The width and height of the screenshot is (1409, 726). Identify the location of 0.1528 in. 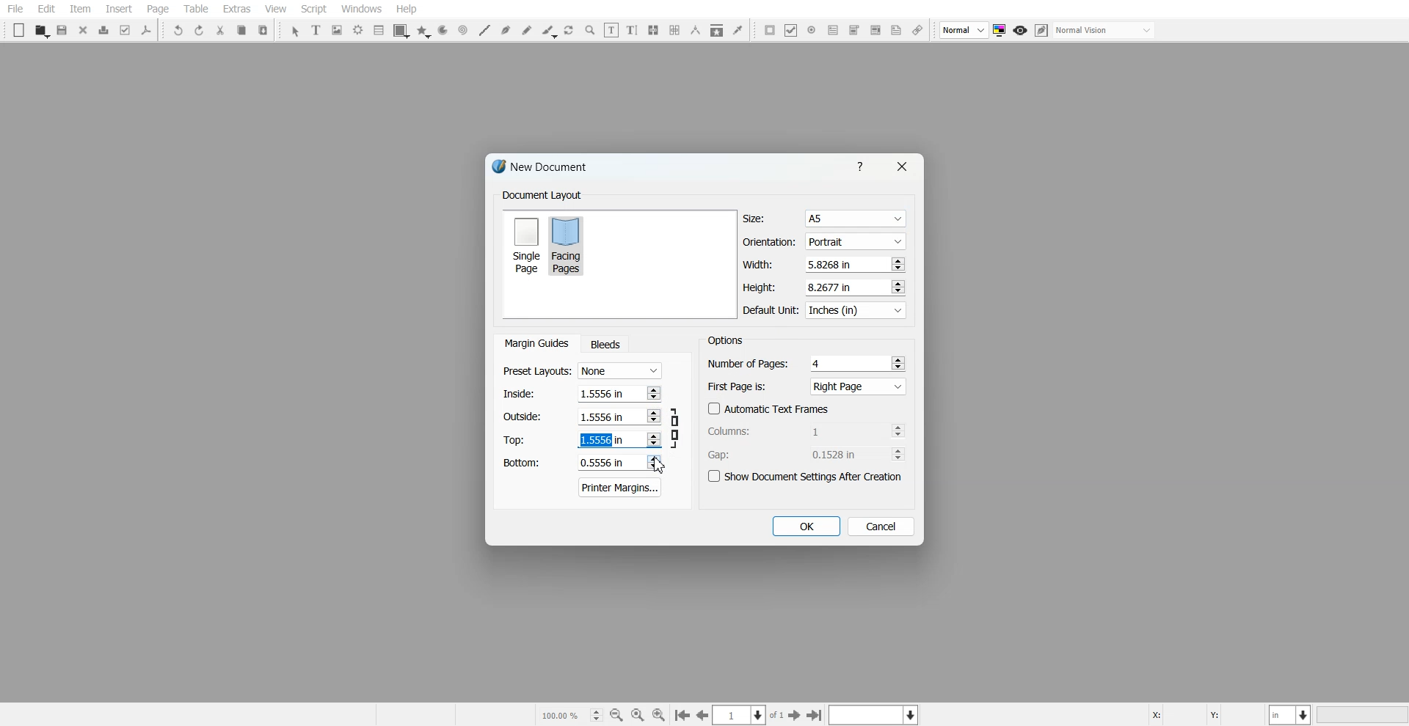
(839, 454).